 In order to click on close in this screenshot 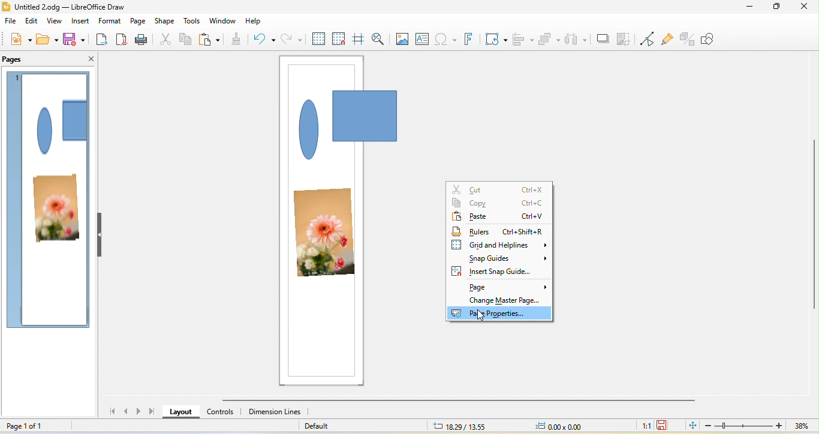, I will do `click(88, 59)`.